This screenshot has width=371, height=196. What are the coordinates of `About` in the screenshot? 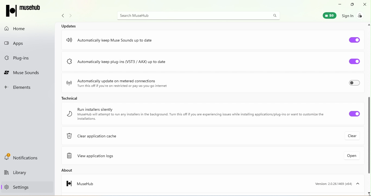 It's located at (76, 170).